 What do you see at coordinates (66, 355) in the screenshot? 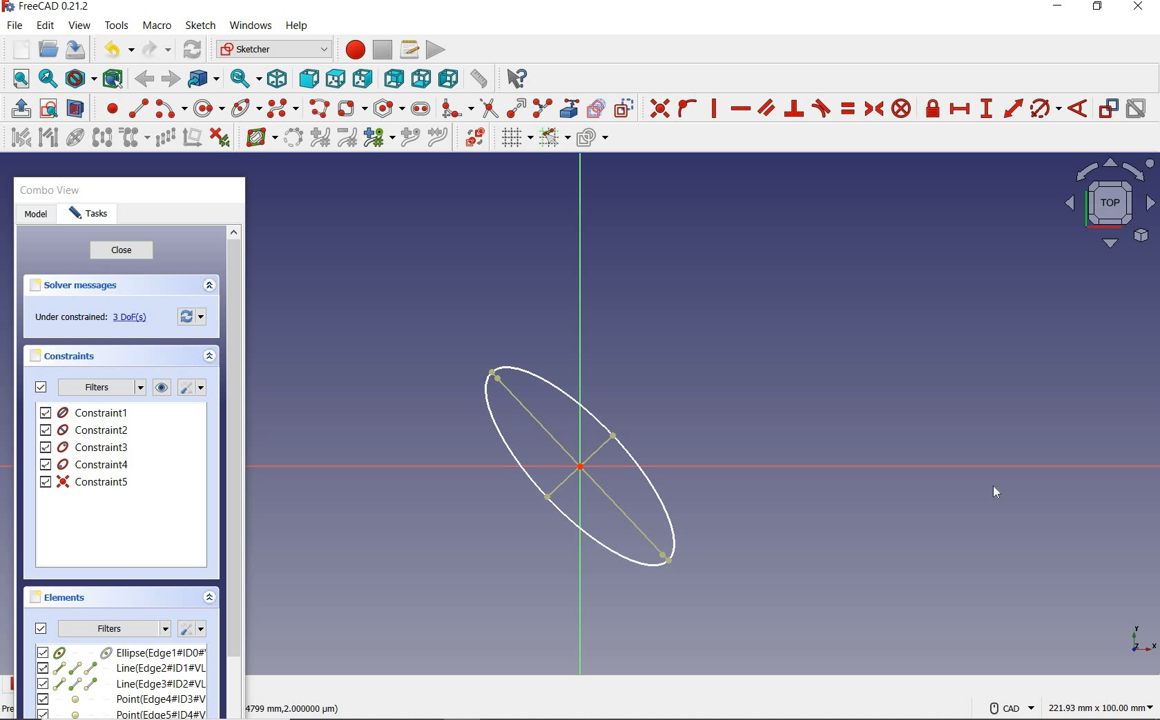
I see `constraints` at bounding box center [66, 355].